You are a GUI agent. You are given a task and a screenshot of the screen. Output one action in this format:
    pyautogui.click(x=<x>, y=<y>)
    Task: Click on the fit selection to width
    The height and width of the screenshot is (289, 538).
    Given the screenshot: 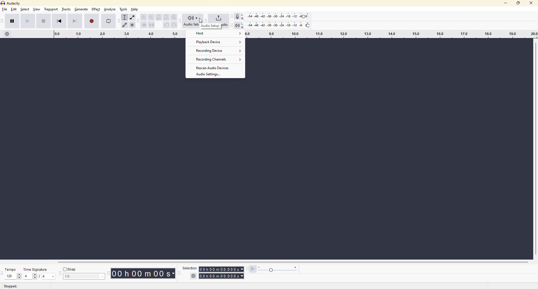 What is the action you would take?
    pyautogui.click(x=159, y=17)
    